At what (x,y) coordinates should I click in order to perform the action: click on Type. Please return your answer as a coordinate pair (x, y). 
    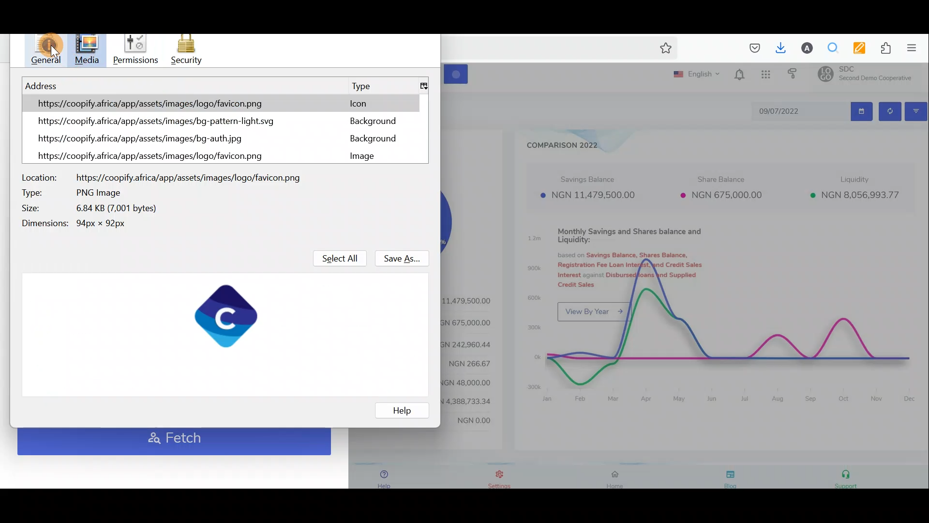
    Looking at the image, I should click on (361, 86).